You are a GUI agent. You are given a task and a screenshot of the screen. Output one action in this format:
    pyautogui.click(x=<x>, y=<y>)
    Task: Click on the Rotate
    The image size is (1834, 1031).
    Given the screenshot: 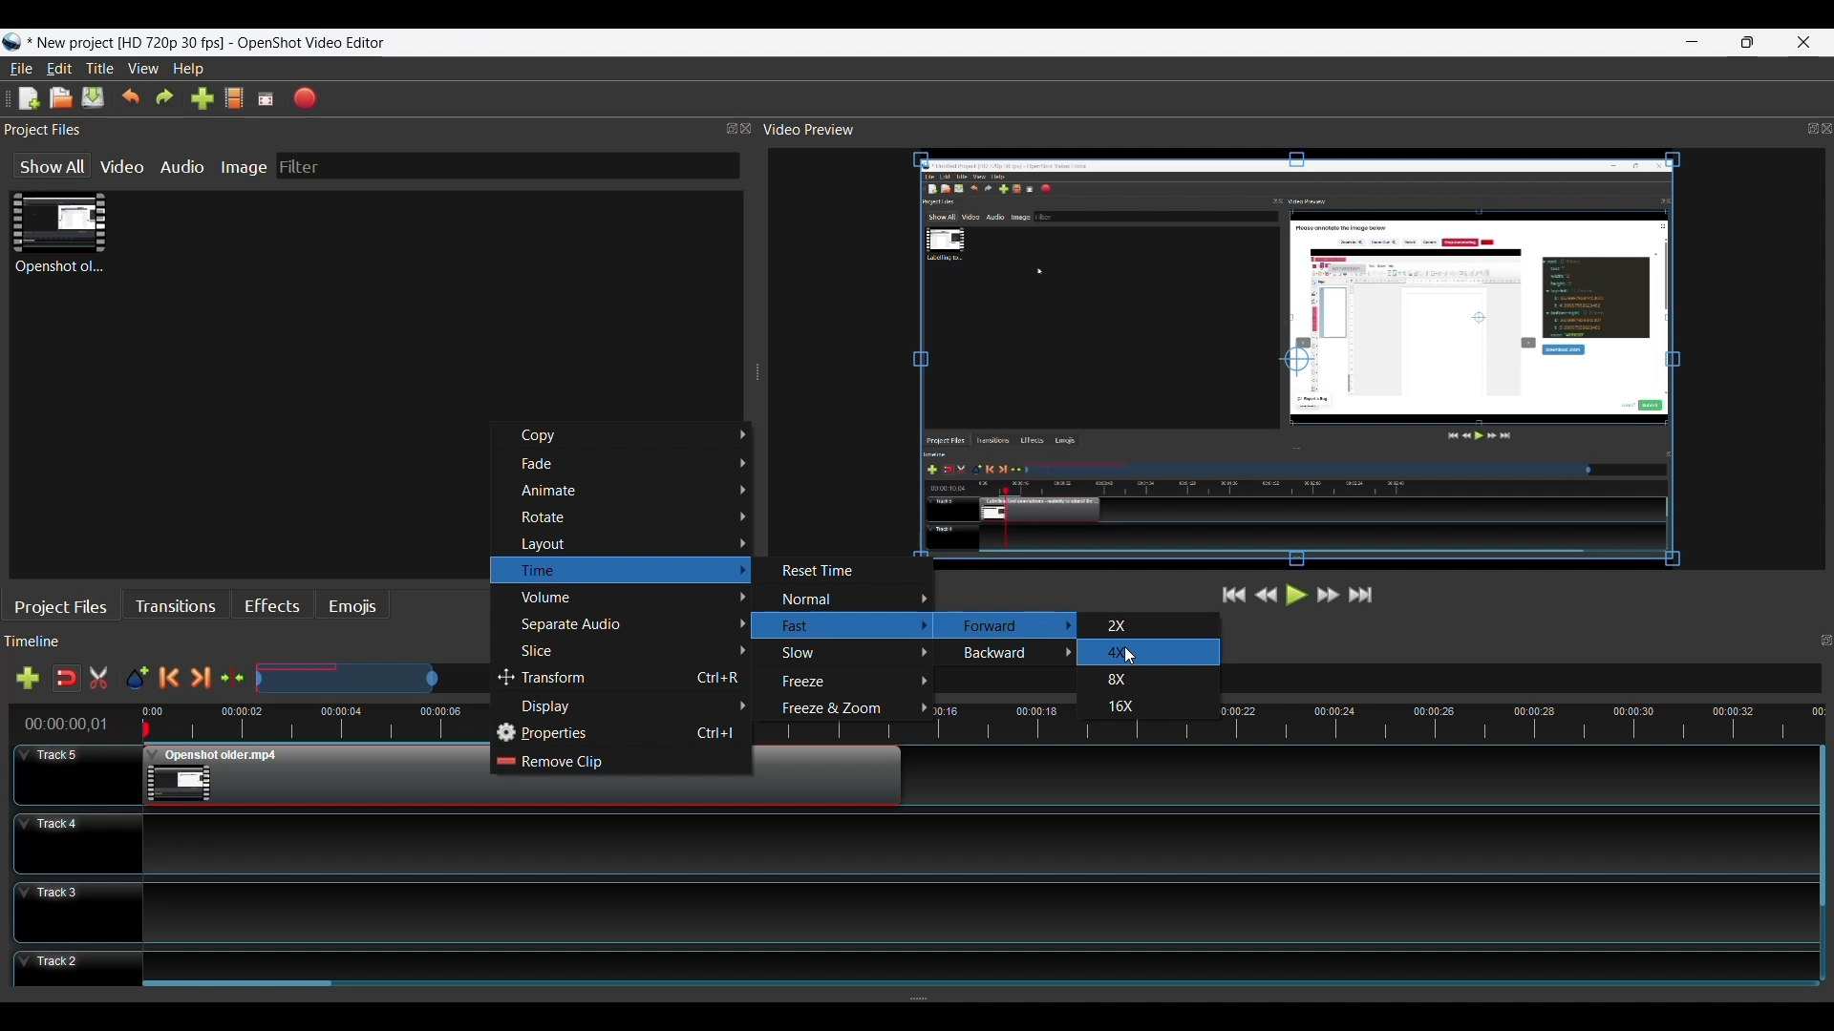 What is the action you would take?
    pyautogui.click(x=633, y=518)
    